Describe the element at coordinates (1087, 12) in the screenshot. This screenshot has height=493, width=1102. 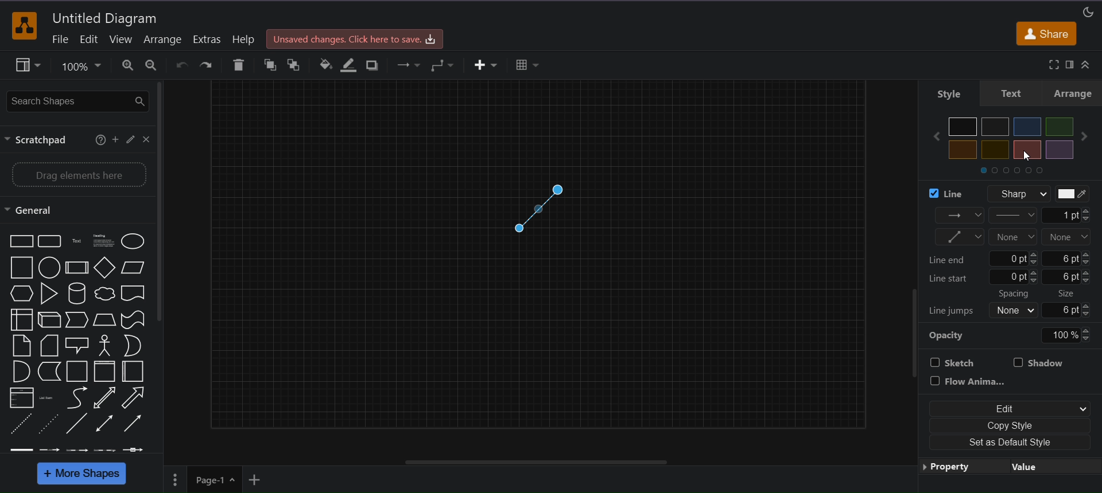
I see `appearance` at that location.